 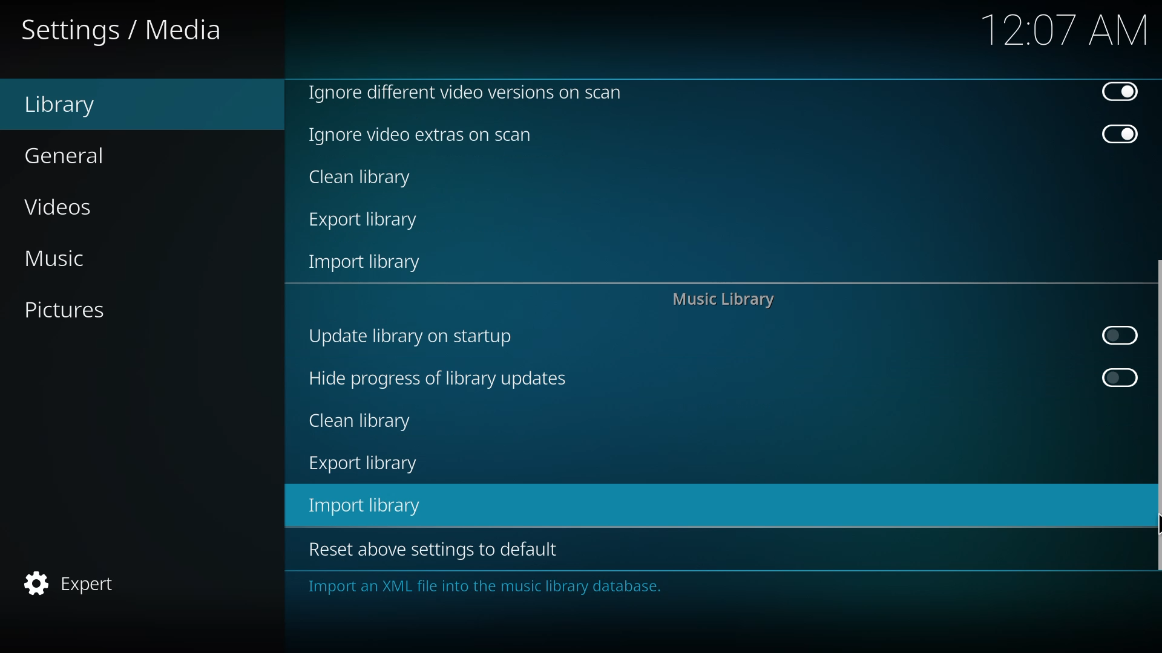 What do you see at coordinates (53, 258) in the screenshot?
I see `music` at bounding box center [53, 258].